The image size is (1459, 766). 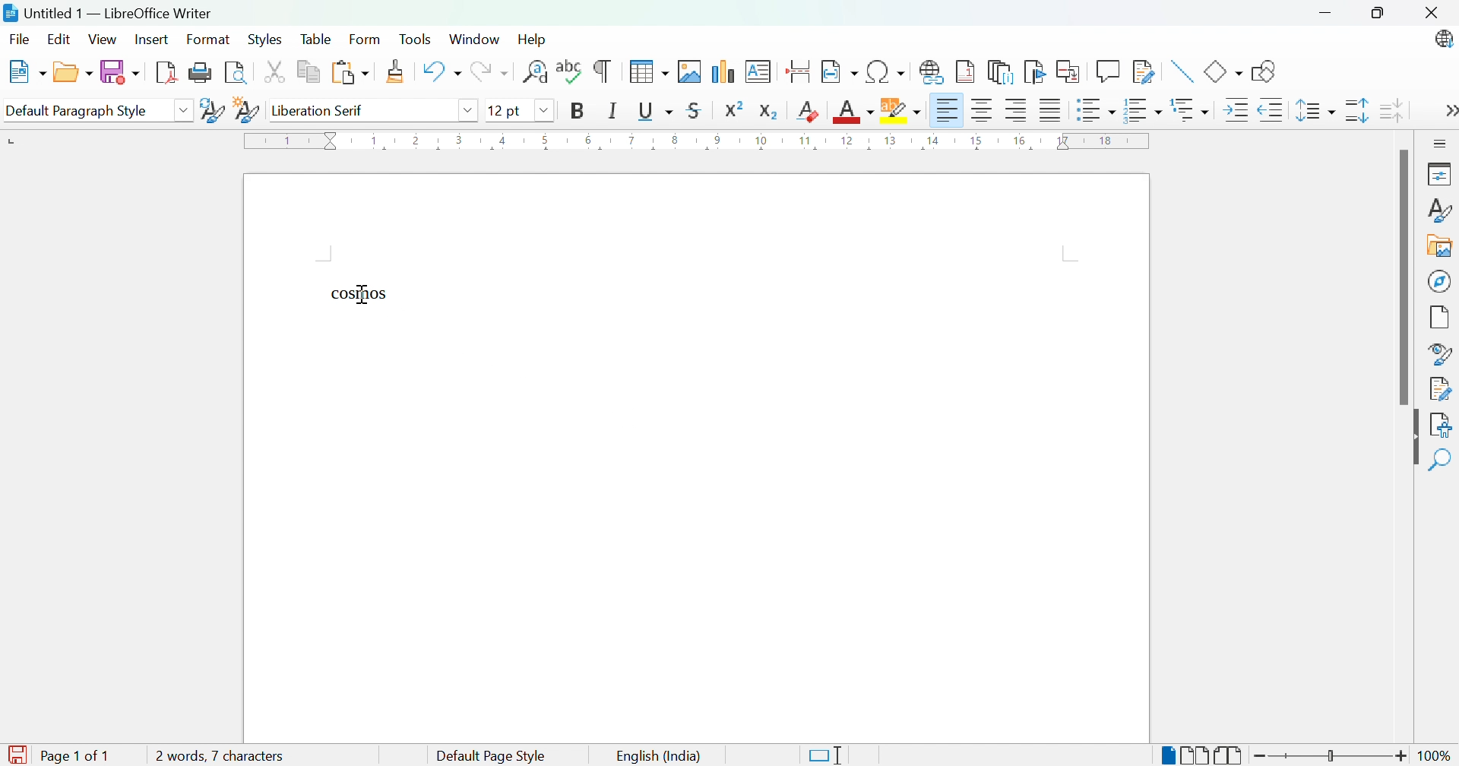 What do you see at coordinates (808, 112) in the screenshot?
I see `Clear direct formatting` at bounding box center [808, 112].